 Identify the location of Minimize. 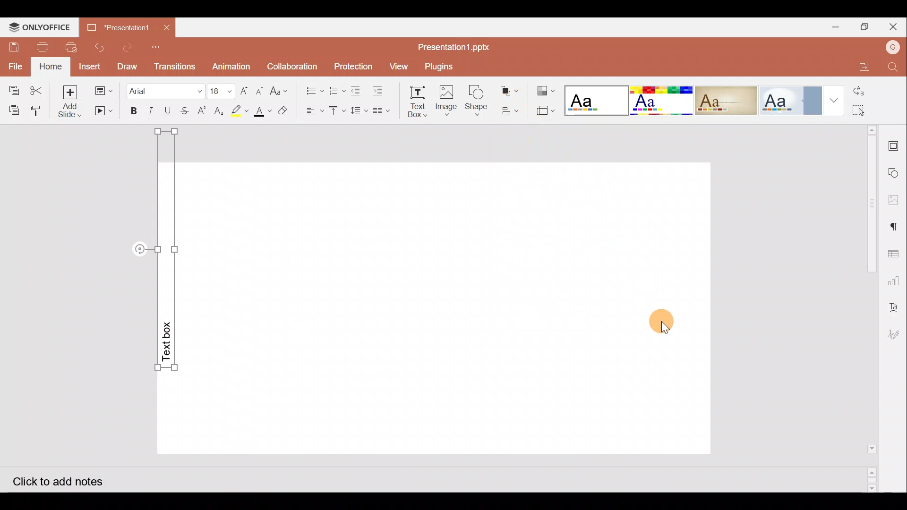
(836, 26).